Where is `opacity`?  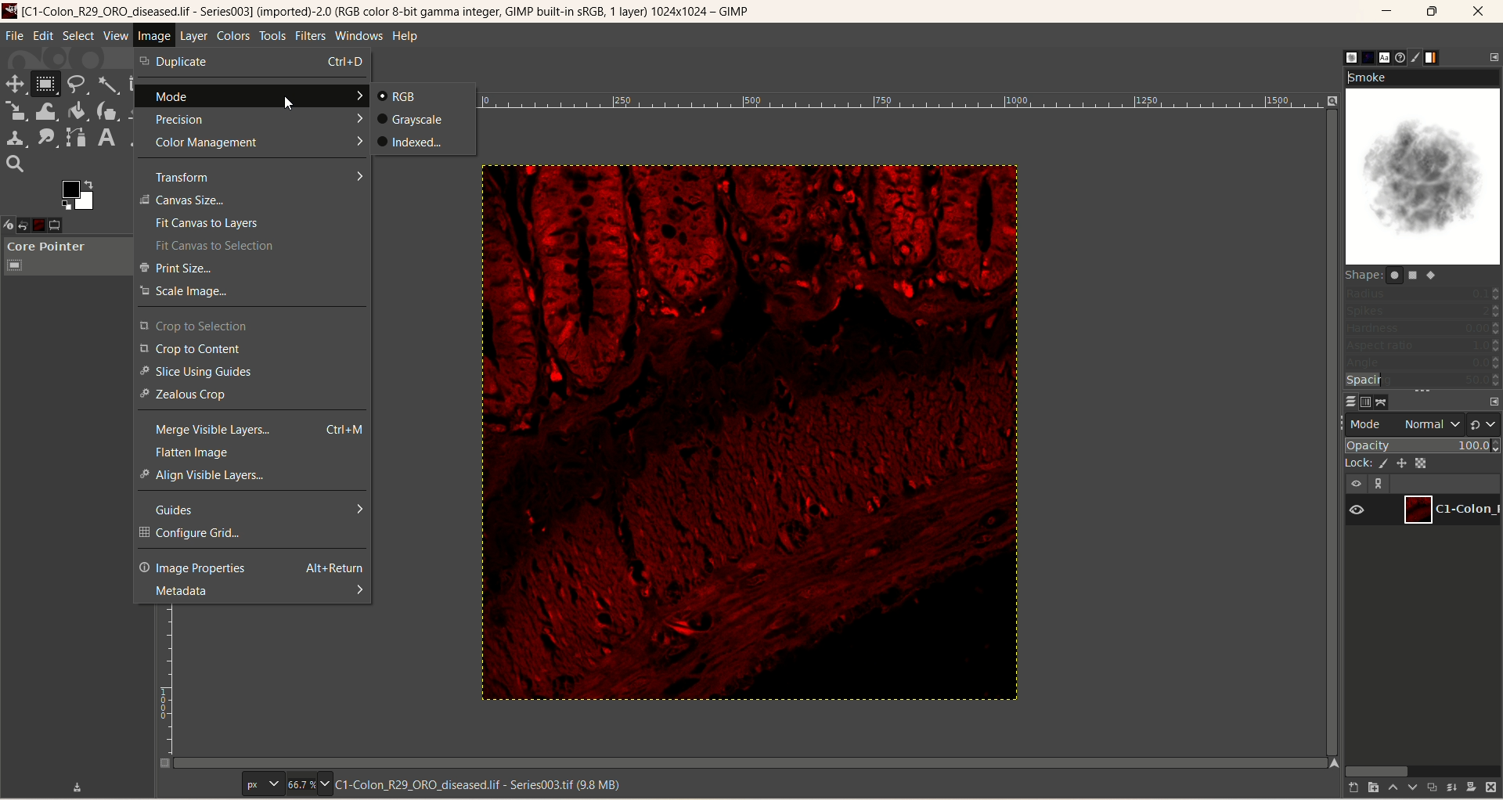 opacity is located at coordinates (1423, 445).